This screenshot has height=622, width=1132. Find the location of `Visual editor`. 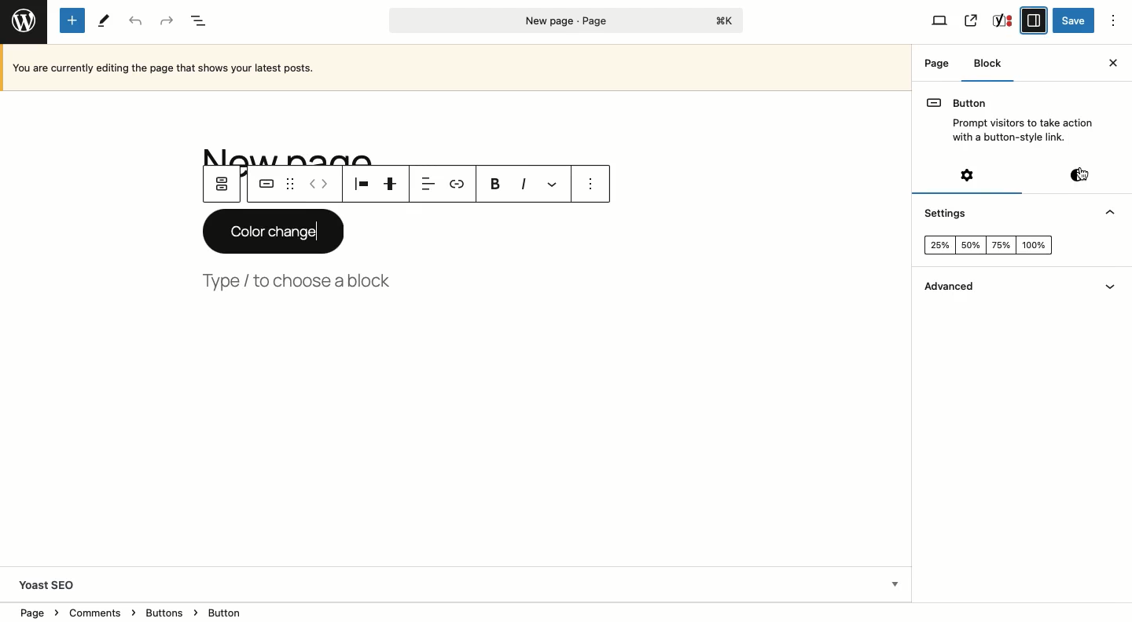

Visual editor is located at coordinates (1080, 174).